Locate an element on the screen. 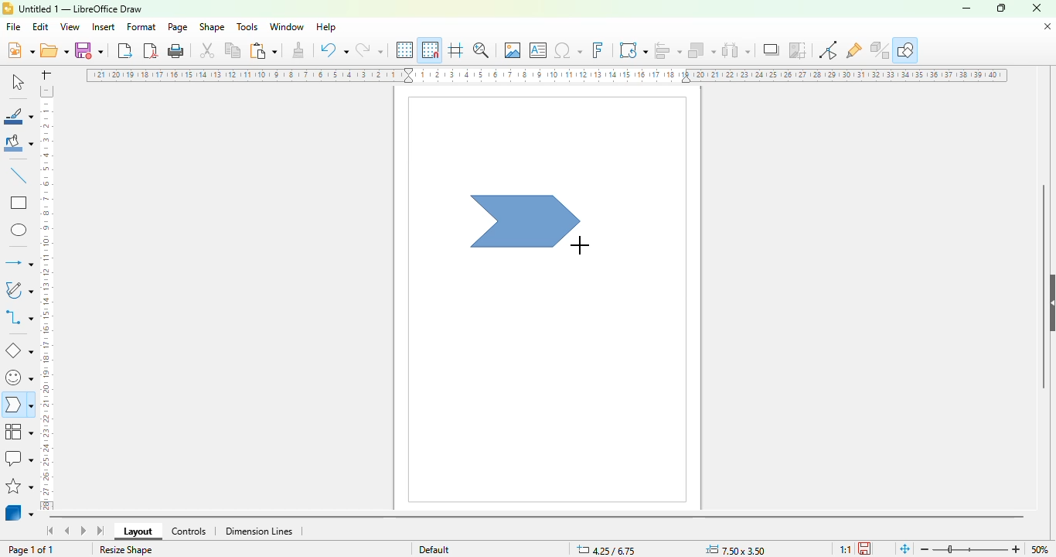 Image resolution: width=1056 pixels, height=557 pixels. select is located at coordinates (17, 81).